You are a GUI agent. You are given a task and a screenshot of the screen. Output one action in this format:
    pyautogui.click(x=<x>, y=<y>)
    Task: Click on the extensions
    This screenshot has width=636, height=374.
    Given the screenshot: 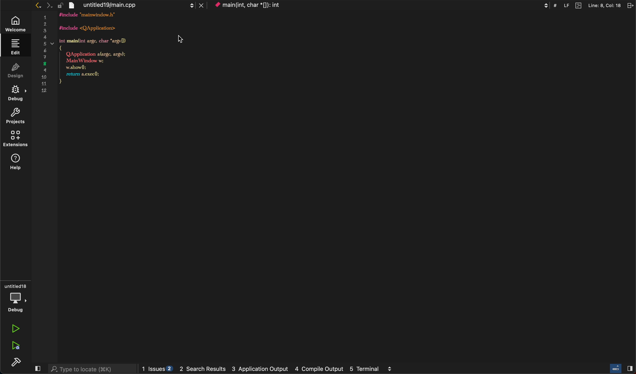 What is the action you would take?
    pyautogui.click(x=15, y=140)
    